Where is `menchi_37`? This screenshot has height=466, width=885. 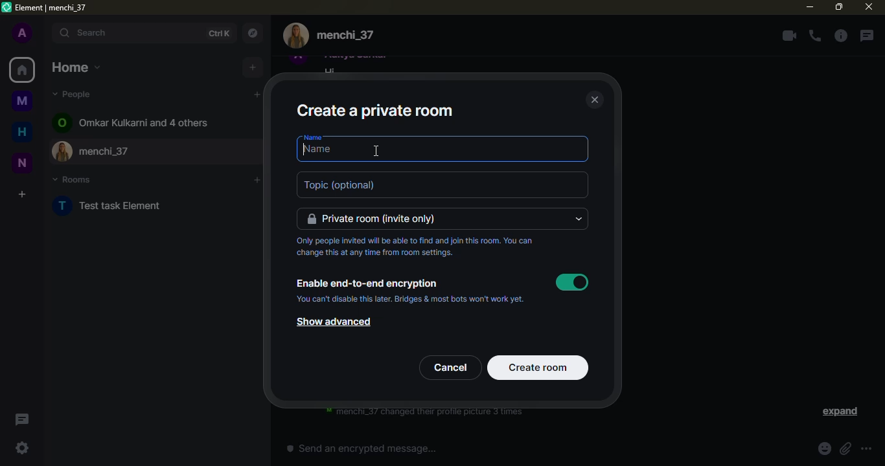 menchi_37 is located at coordinates (171, 151).